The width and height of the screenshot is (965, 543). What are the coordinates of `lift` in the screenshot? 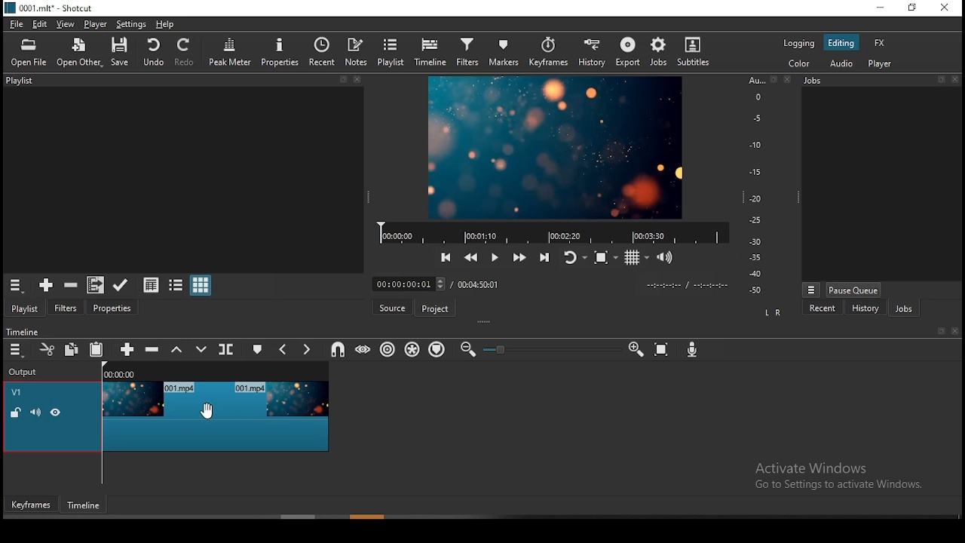 It's located at (179, 351).